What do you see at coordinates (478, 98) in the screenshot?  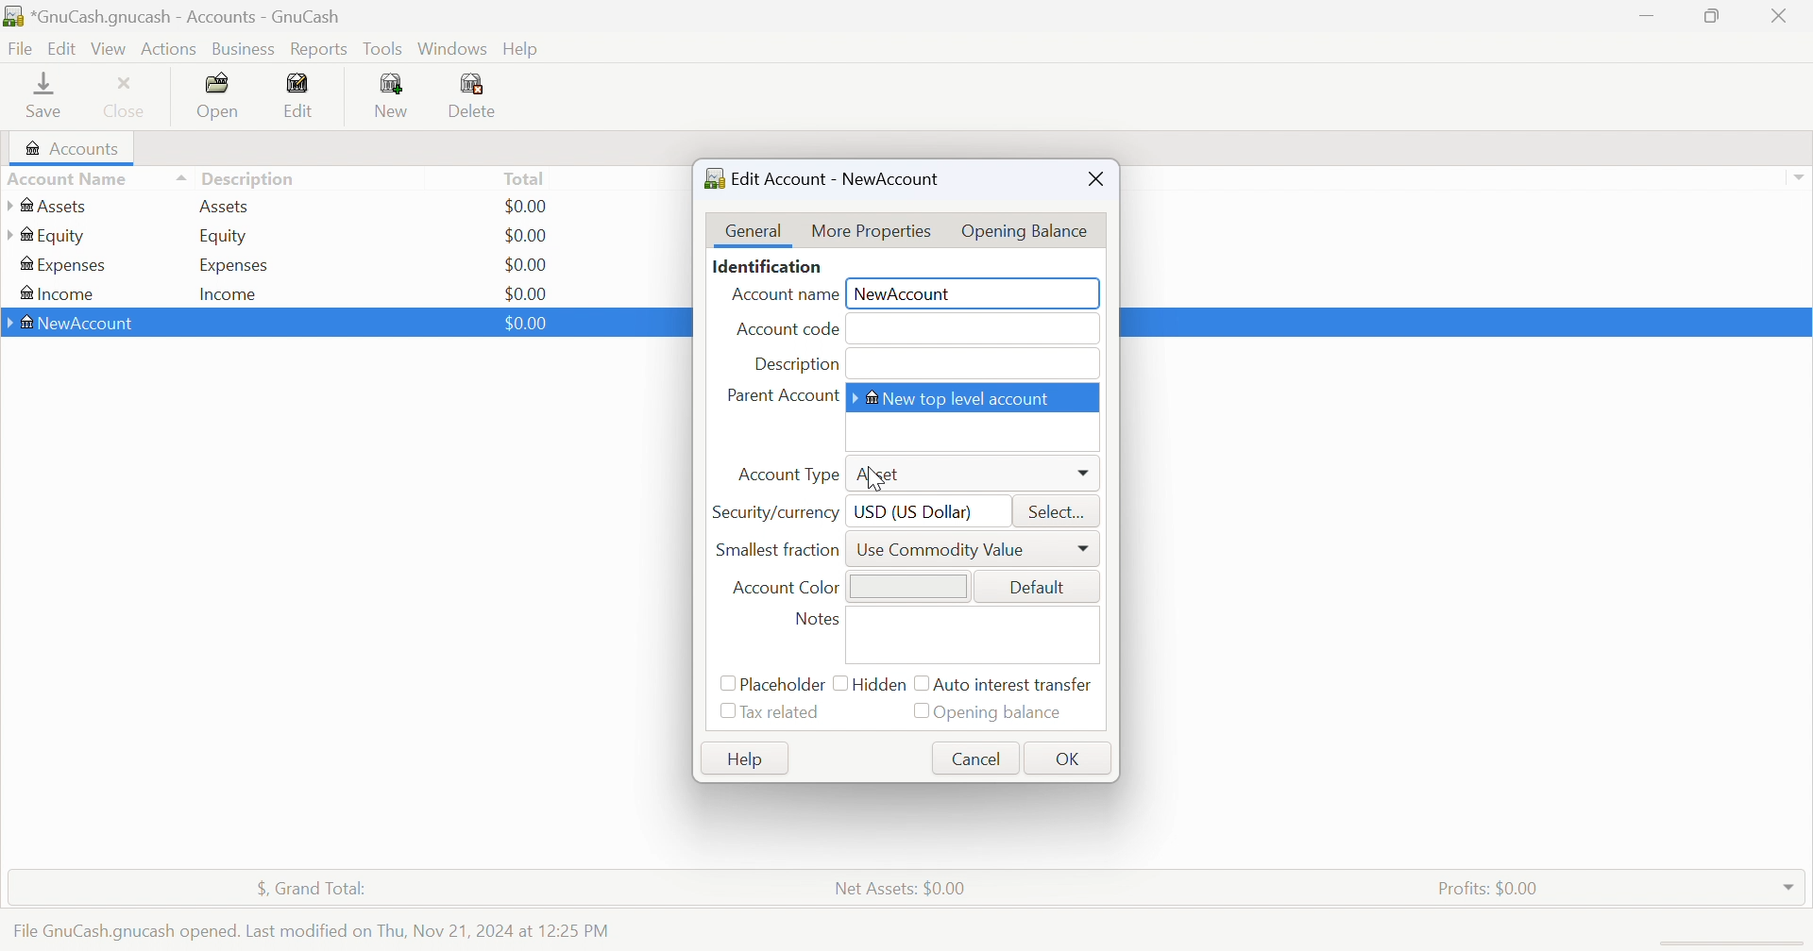 I see `Delete` at bounding box center [478, 98].